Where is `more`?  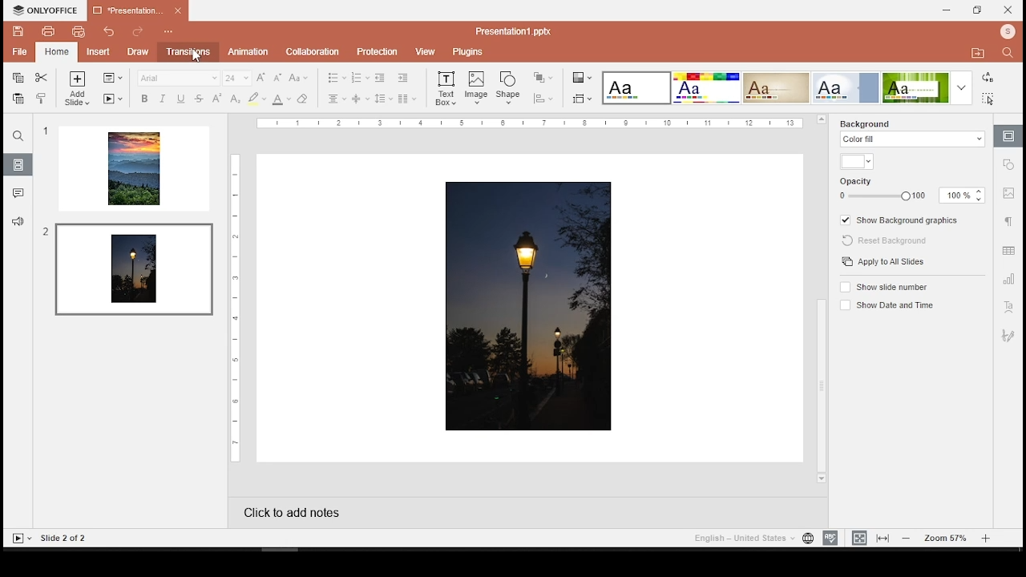 more is located at coordinates (962, 88).